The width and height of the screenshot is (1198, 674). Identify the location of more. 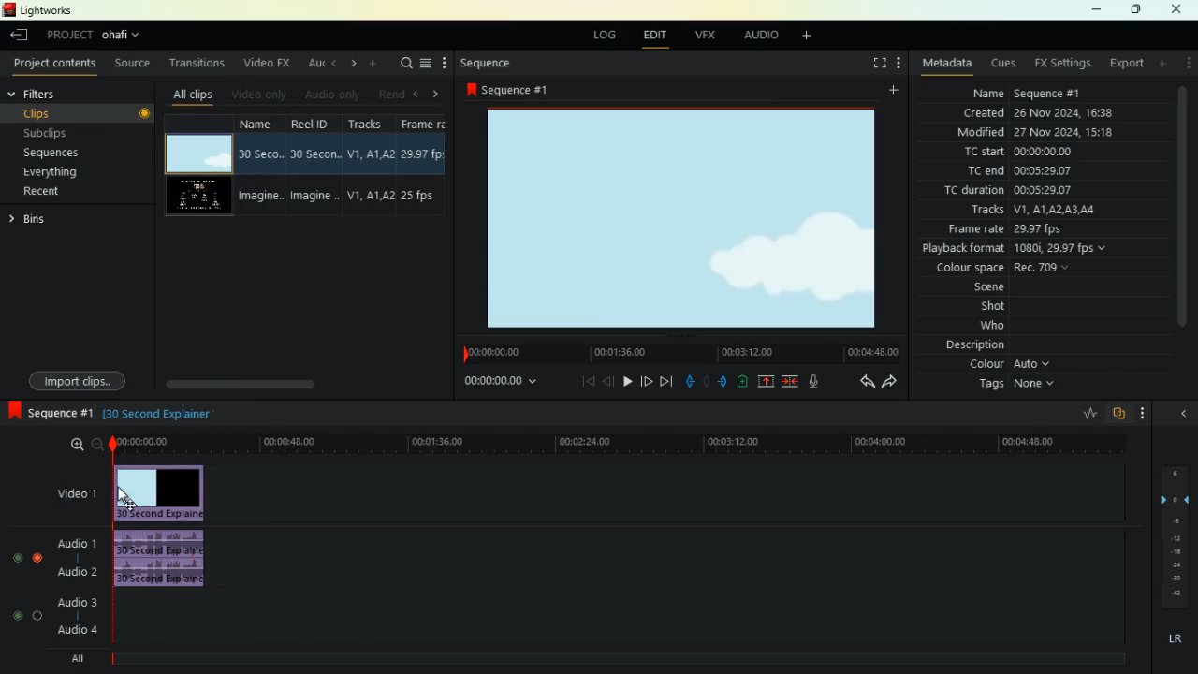
(1143, 413).